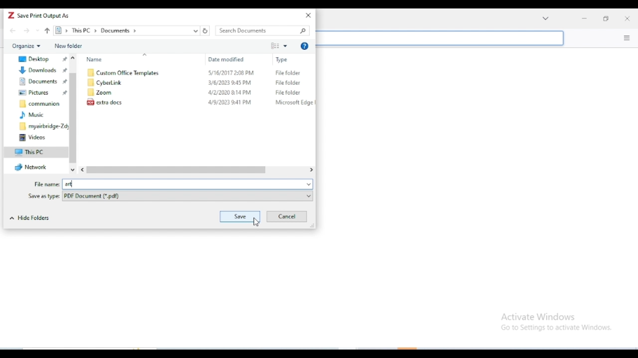 The image size is (638, 358). What do you see at coordinates (31, 218) in the screenshot?
I see `hide folders` at bounding box center [31, 218].